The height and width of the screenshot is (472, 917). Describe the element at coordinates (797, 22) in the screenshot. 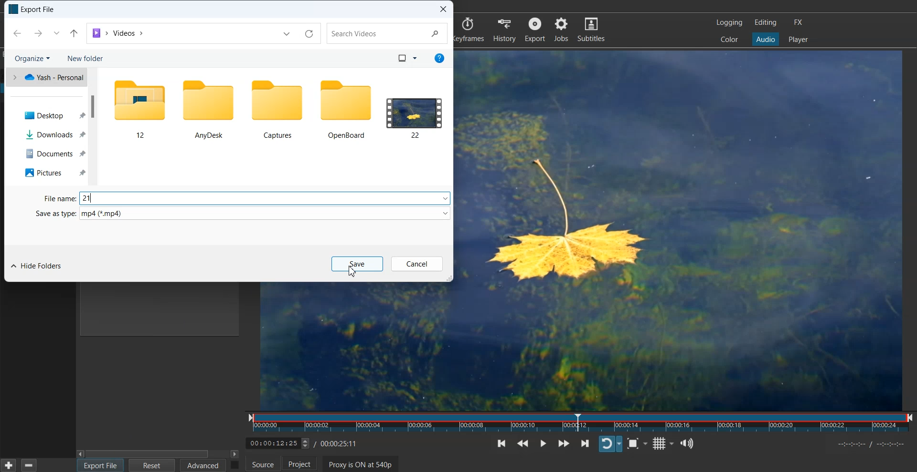

I see `FX` at that location.